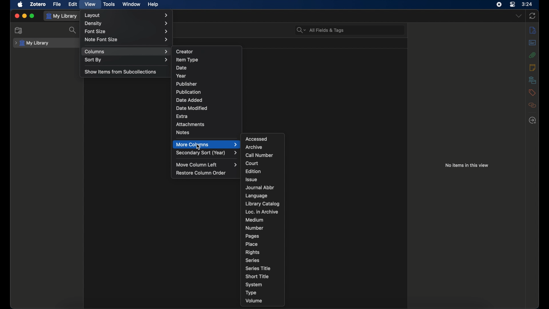 This screenshot has height=309, width=549. Describe the element at coordinates (120, 72) in the screenshot. I see `show items from sub collections` at that location.